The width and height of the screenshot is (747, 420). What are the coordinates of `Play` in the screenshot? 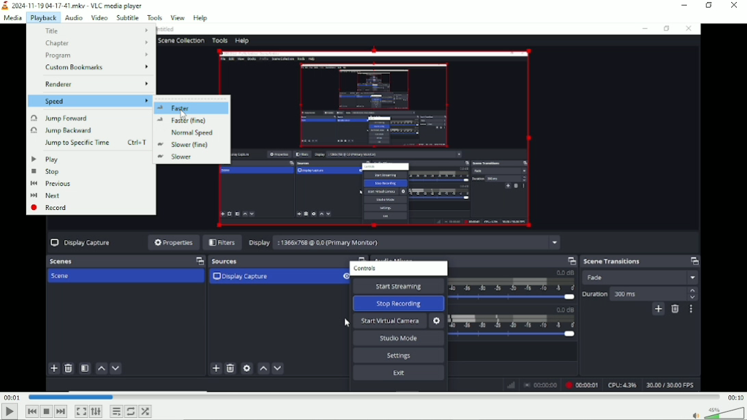 It's located at (9, 414).